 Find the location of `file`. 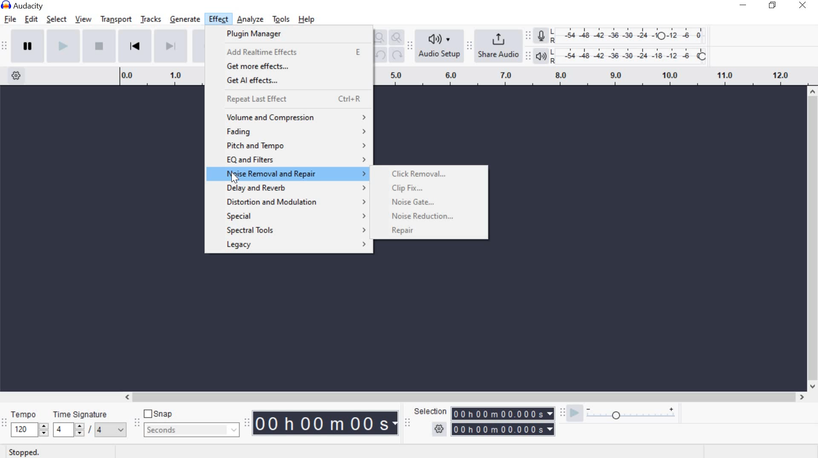

file is located at coordinates (12, 19).